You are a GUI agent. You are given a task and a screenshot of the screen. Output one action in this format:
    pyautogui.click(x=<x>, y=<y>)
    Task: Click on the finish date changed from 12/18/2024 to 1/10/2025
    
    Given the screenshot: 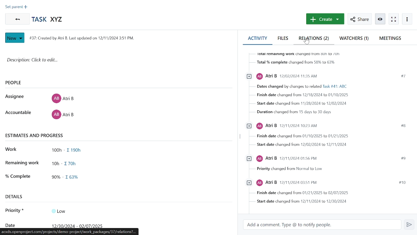 What is the action you would take?
    pyautogui.click(x=299, y=95)
    